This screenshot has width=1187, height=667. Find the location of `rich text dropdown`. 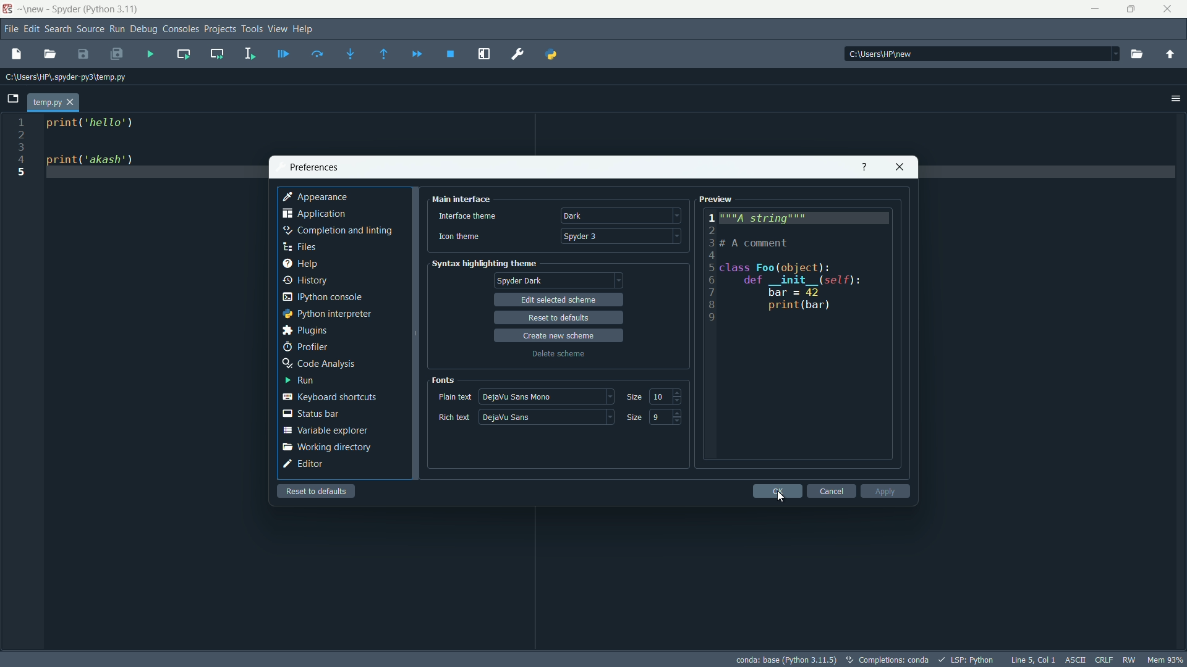

rich text dropdown is located at coordinates (546, 416).